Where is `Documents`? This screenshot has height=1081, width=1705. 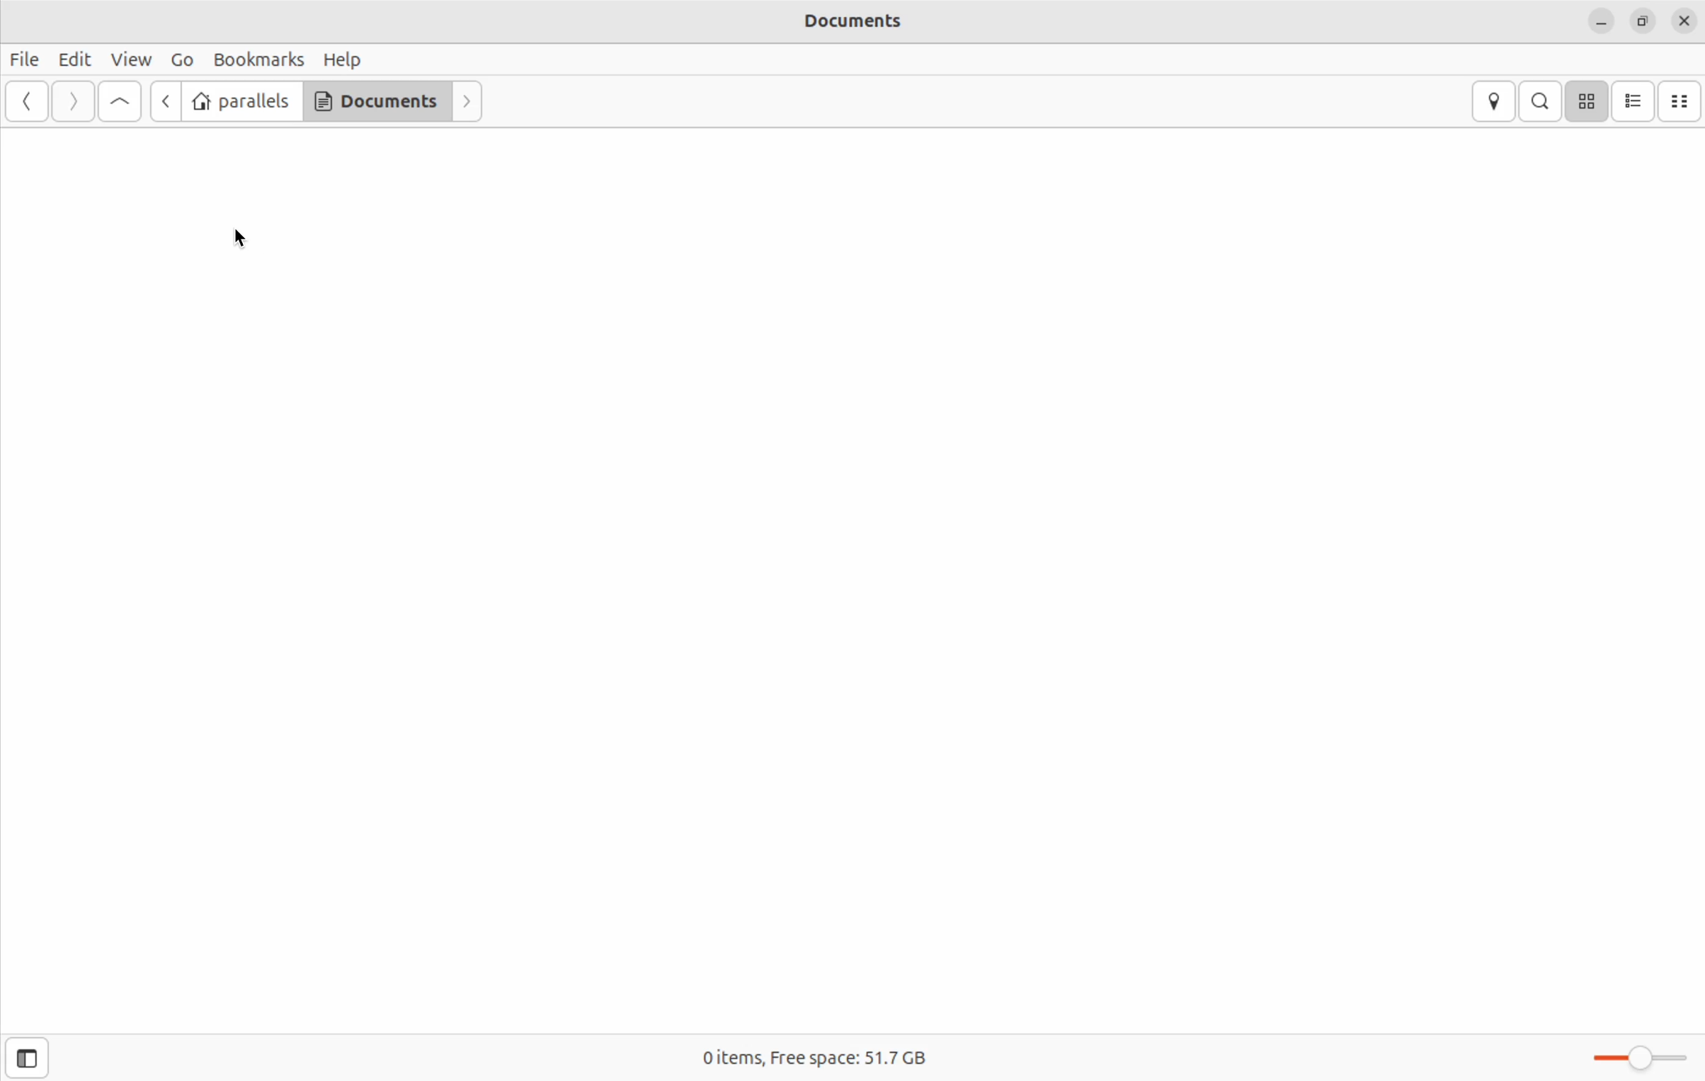
Documents is located at coordinates (377, 102).